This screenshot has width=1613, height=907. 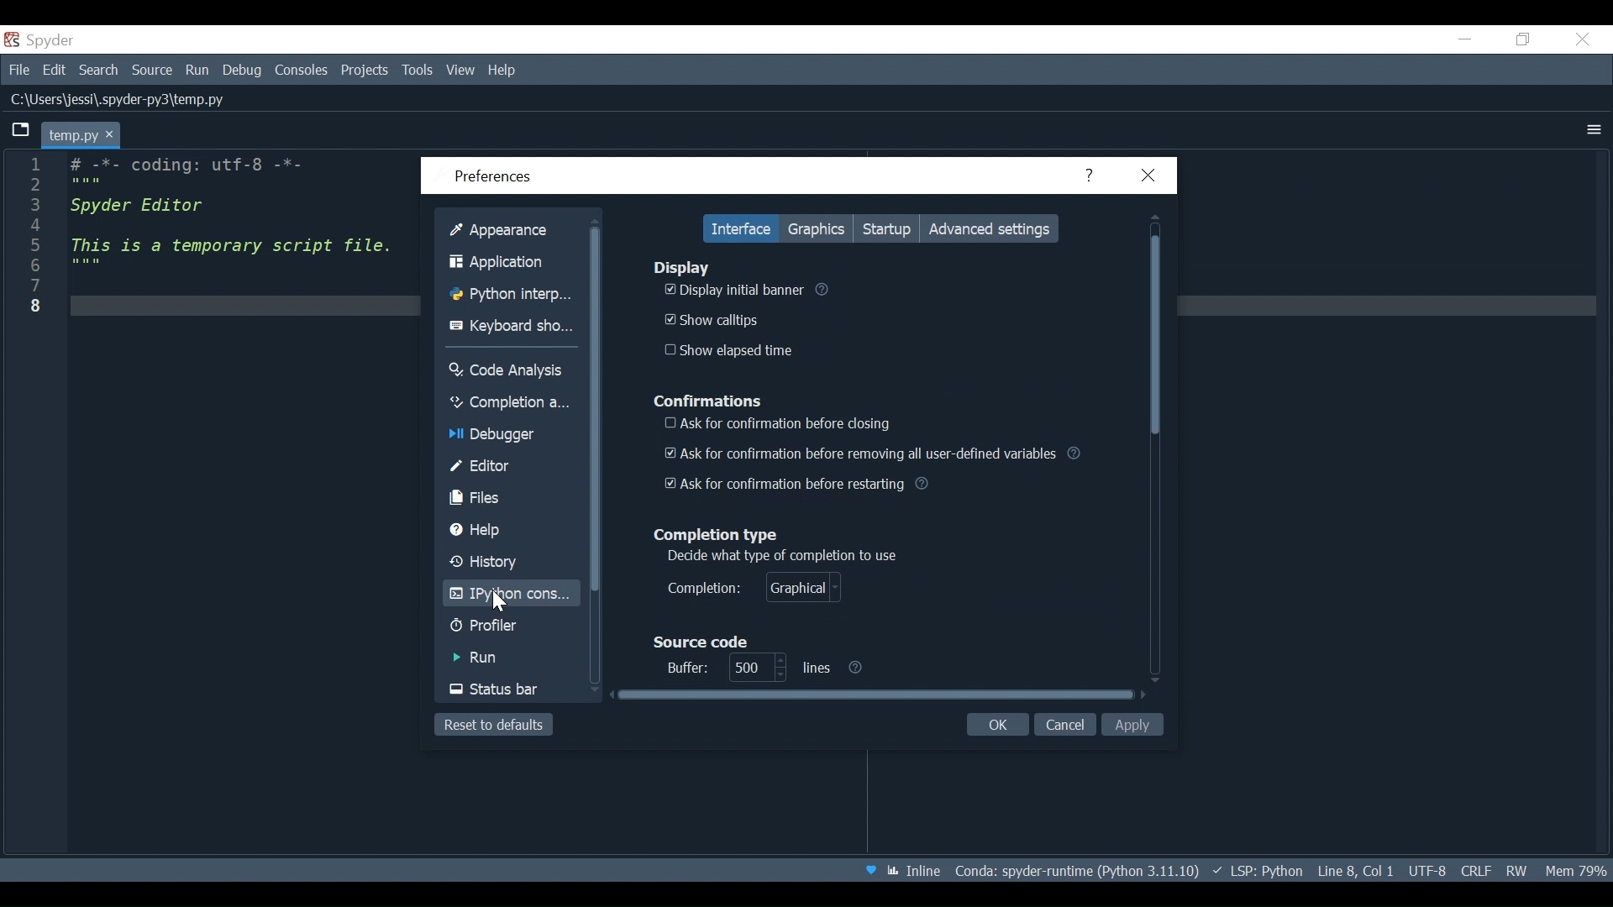 I want to click on Help, so click(x=510, y=70).